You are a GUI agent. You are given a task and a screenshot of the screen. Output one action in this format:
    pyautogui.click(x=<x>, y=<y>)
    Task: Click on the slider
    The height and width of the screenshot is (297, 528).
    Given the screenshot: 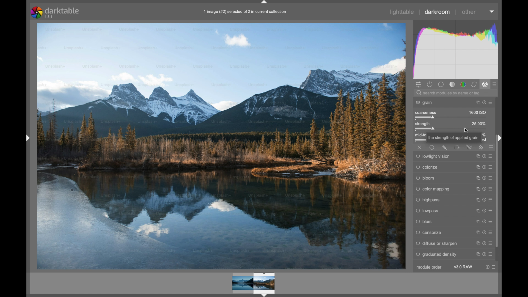 What is the action you would take?
    pyautogui.click(x=426, y=129)
    